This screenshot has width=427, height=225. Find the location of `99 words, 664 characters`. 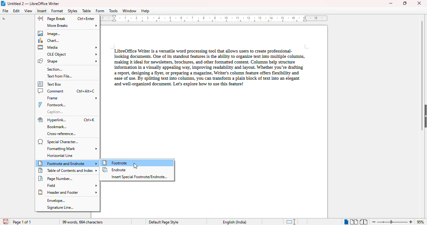

99 words, 664 characters is located at coordinates (82, 222).